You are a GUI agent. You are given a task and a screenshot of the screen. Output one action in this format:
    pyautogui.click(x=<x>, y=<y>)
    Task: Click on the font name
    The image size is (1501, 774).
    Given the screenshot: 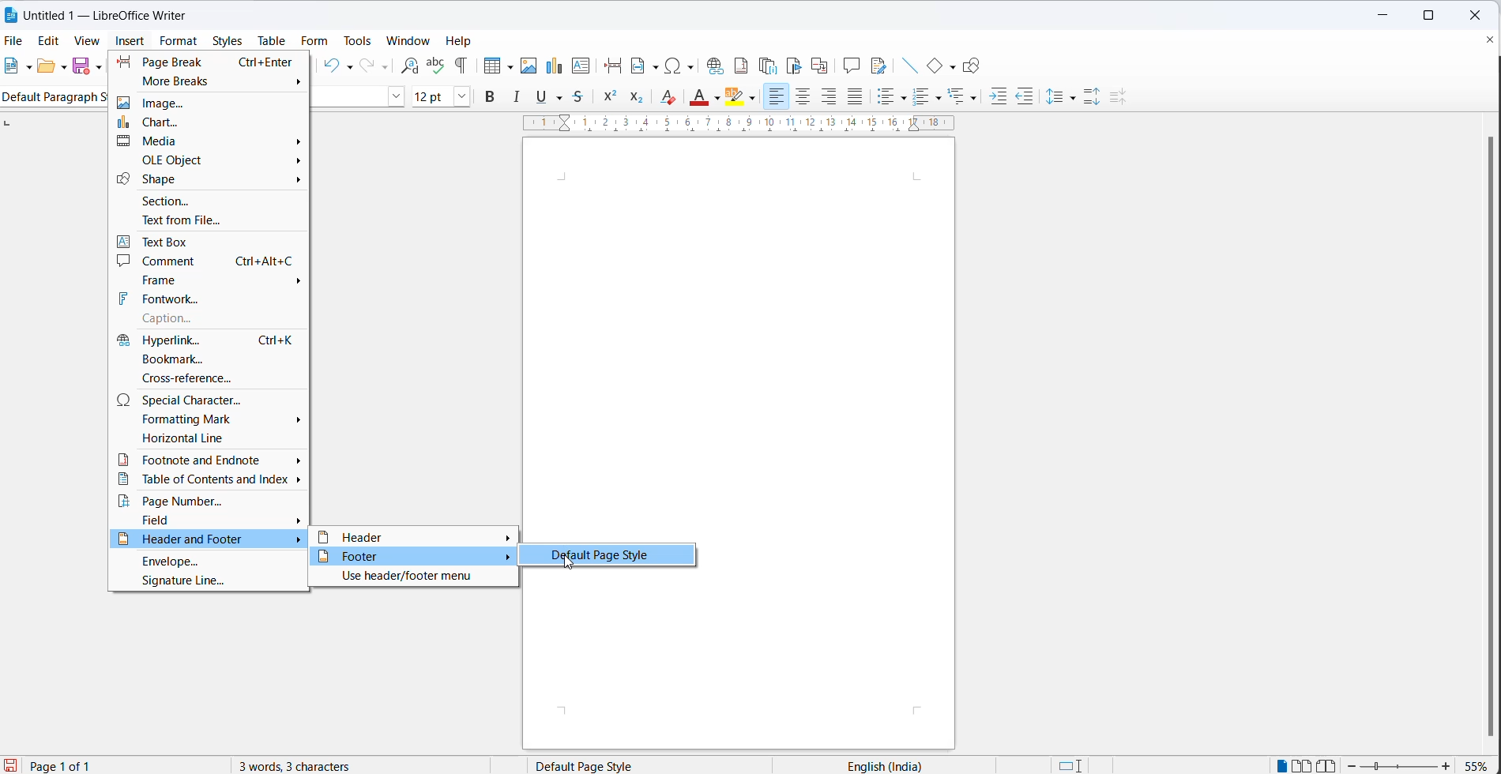 What is the action you would take?
    pyautogui.click(x=348, y=96)
    